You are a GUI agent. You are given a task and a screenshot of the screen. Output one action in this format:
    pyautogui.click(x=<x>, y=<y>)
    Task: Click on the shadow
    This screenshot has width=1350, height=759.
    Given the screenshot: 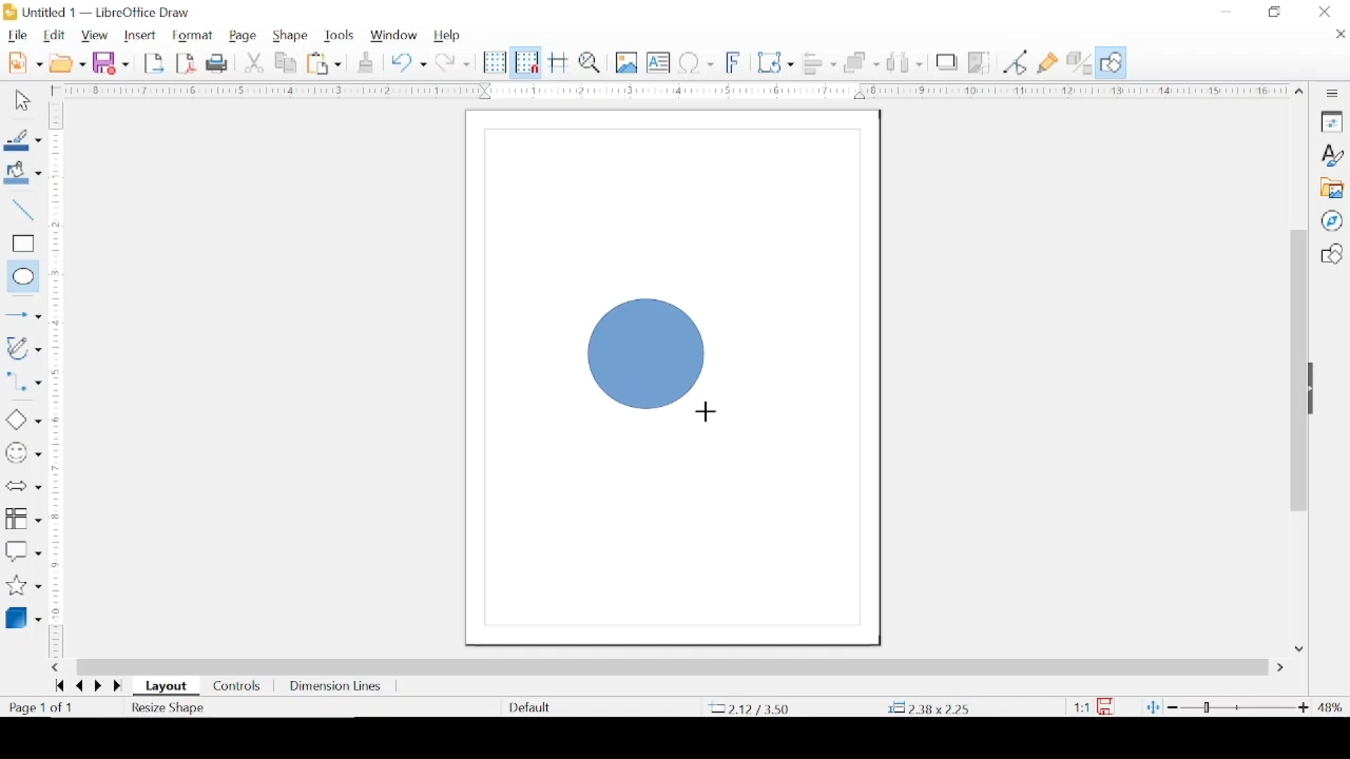 What is the action you would take?
    pyautogui.click(x=947, y=62)
    